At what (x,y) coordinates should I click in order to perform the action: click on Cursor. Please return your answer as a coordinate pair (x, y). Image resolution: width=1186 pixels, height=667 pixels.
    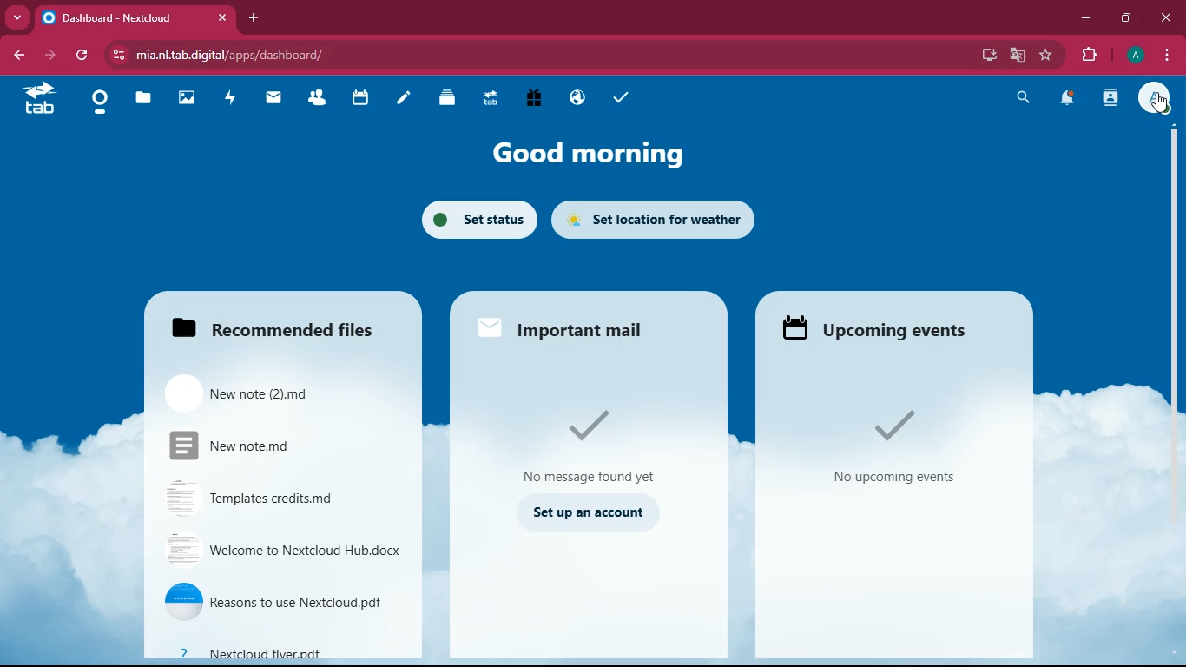
    Looking at the image, I should click on (1160, 105).